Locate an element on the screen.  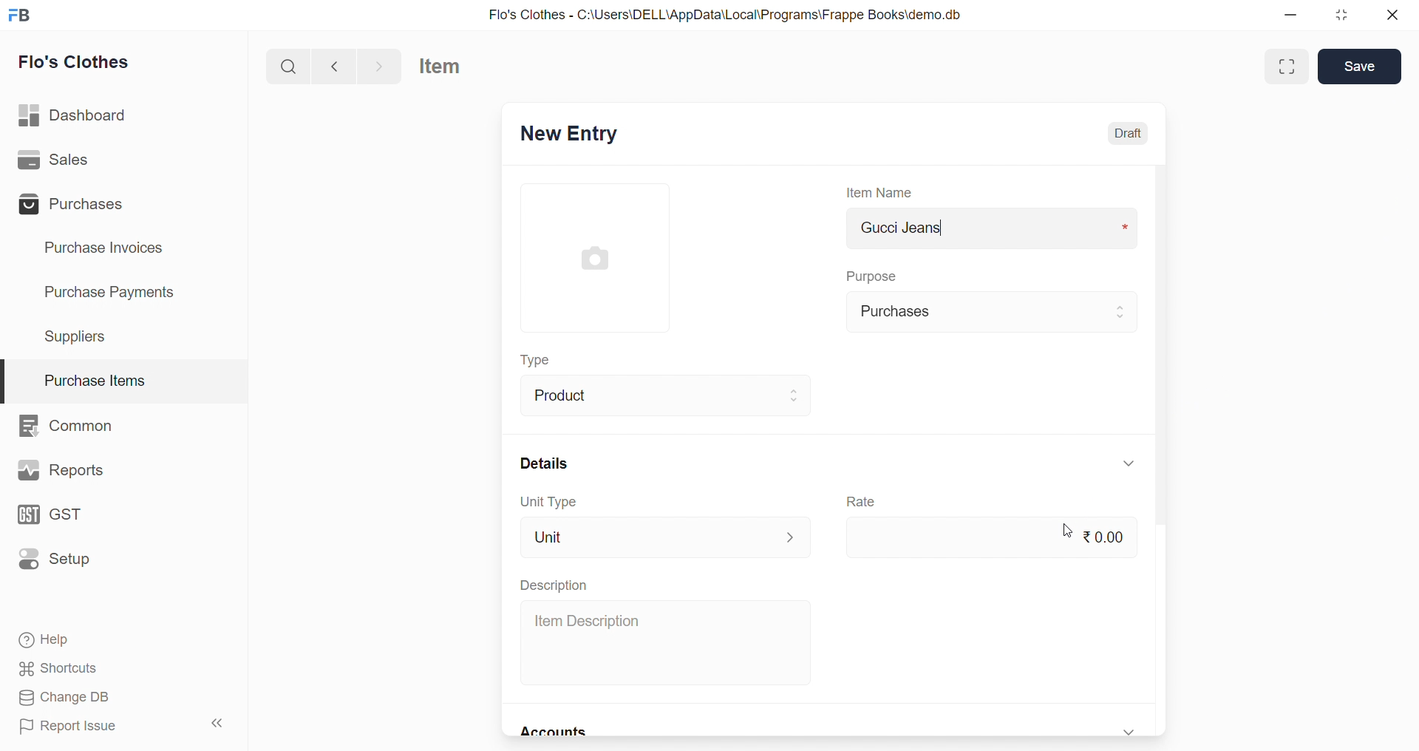
Flo's Clothes is located at coordinates (83, 62).